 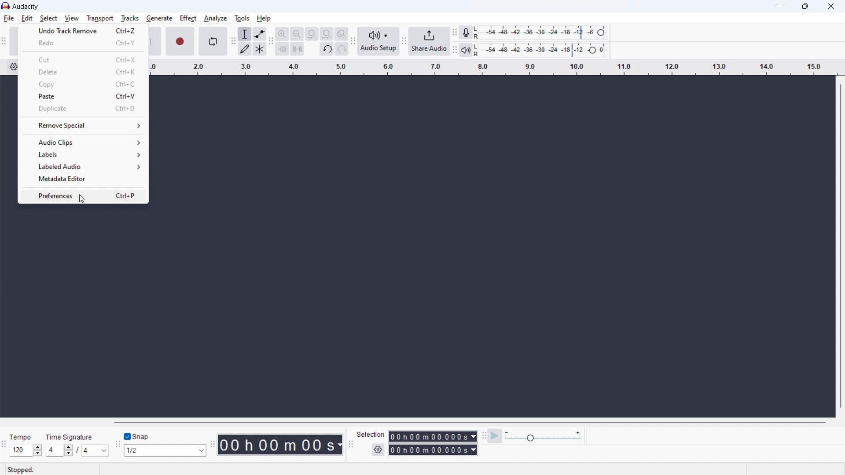 I want to click on Enables movement of selection toolbar, so click(x=350, y=445).